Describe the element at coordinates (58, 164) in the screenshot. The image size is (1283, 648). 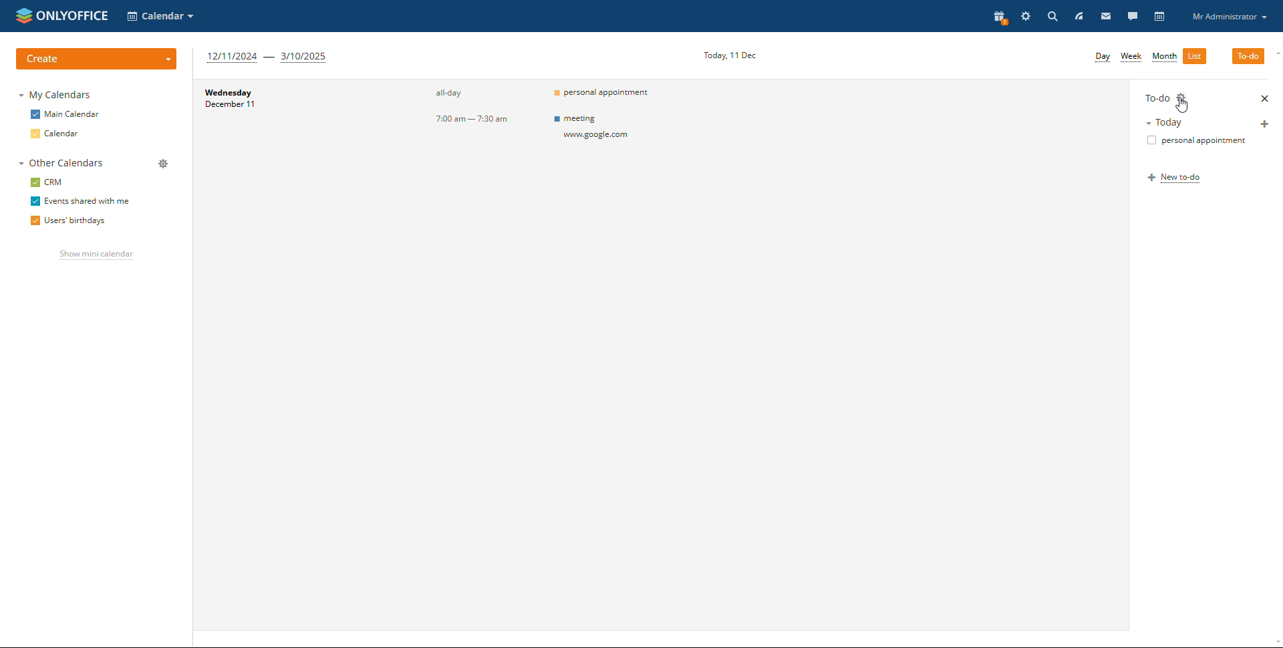
I see `other calendars` at that location.